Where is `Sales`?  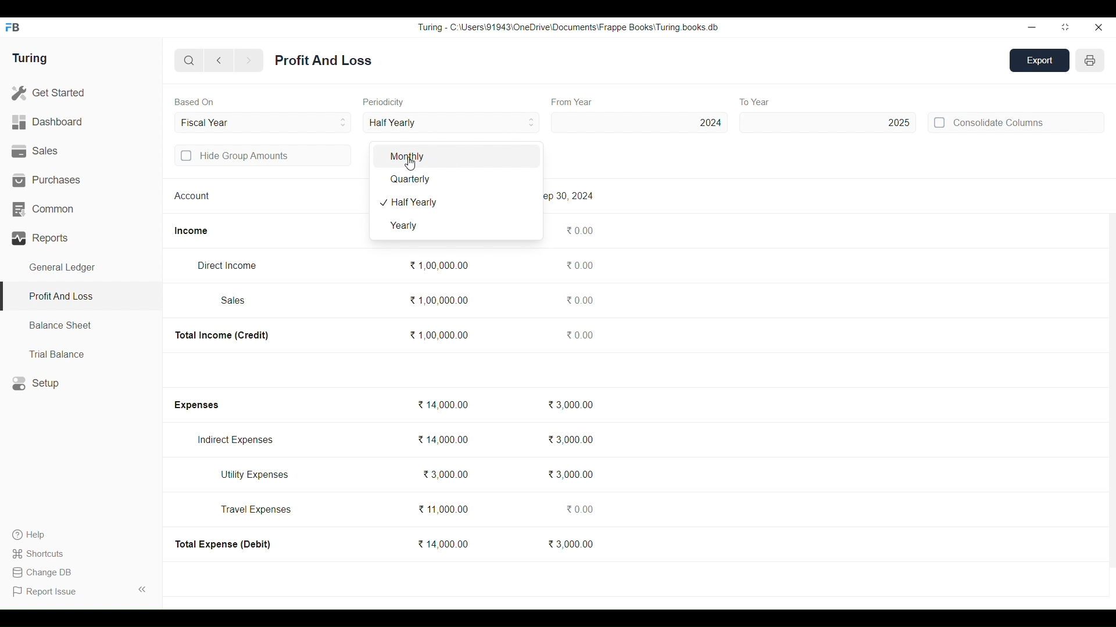
Sales is located at coordinates (234, 300).